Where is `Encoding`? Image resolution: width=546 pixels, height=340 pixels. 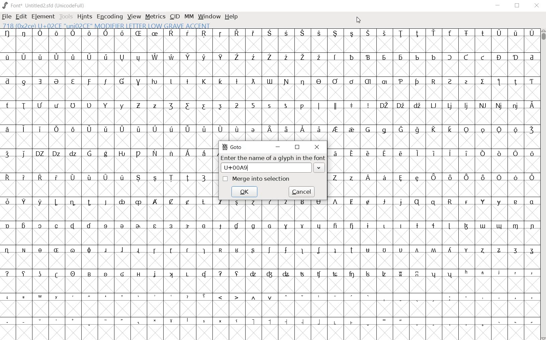
Encoding is located at coordinates (109, 17).